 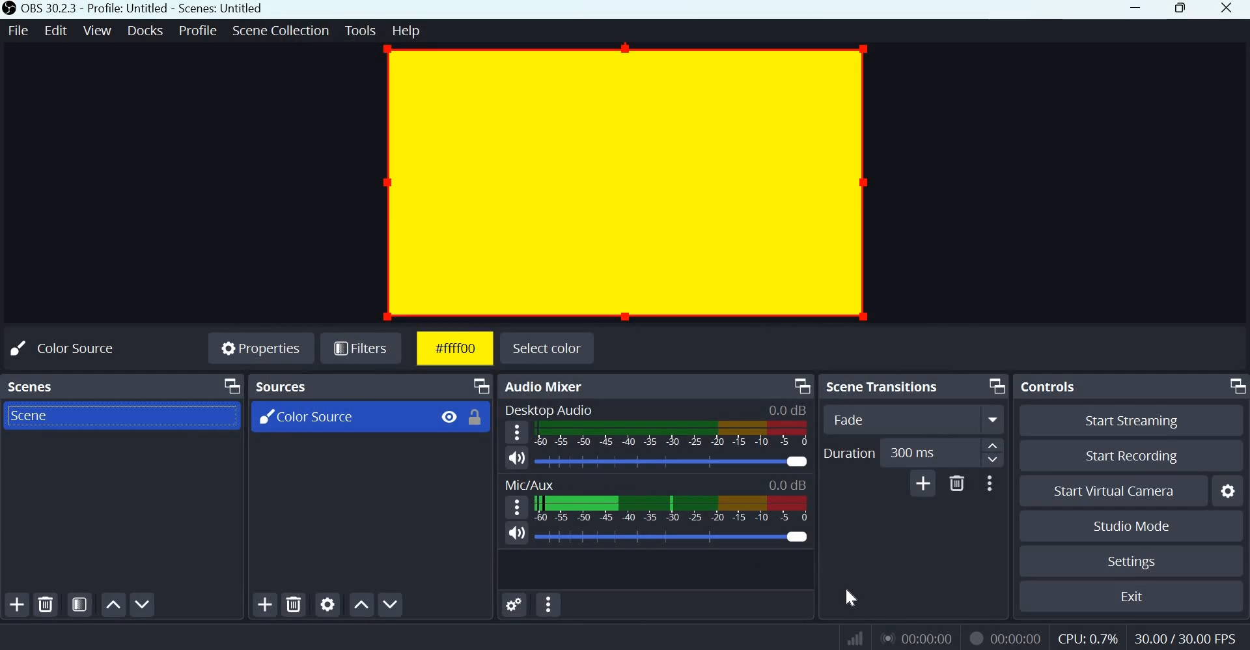 I want to click on View, so click(x=98, y=29).